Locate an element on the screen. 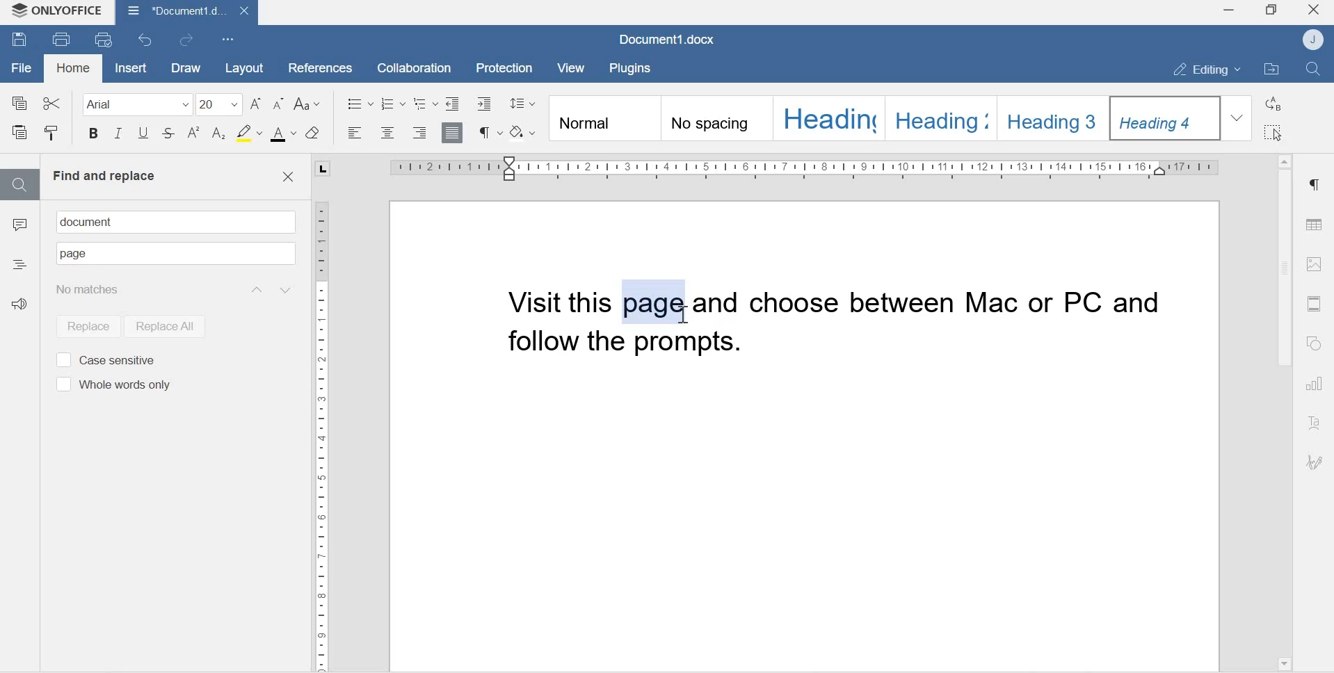  Shapes is located at coordinates (1317, 344).